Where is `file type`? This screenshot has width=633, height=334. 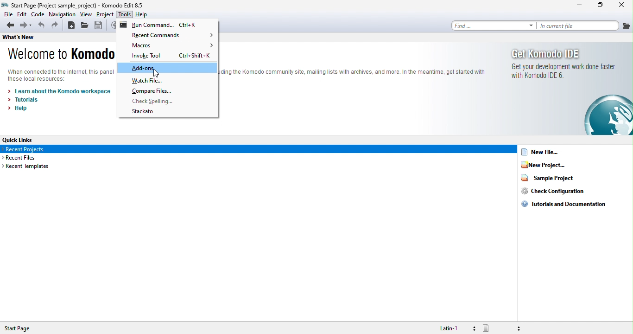 file type is located at coordinates (503, 328).